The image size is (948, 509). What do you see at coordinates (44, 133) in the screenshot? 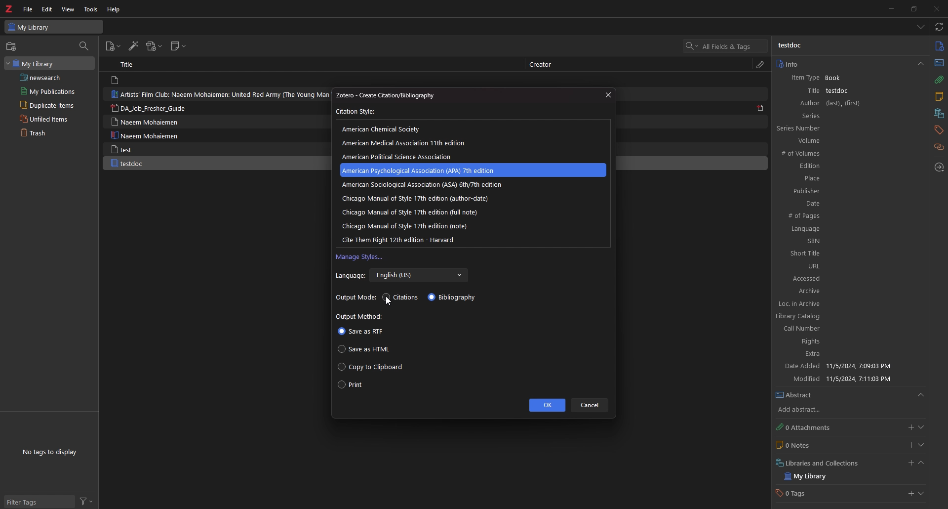
I see `trash` at bounding box center [44, 133].